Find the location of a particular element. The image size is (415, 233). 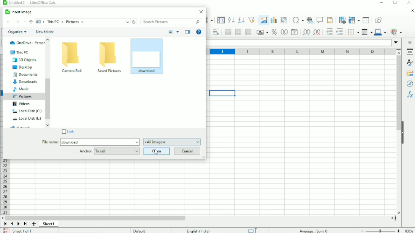

Styles is located at coordinates (409, 63).